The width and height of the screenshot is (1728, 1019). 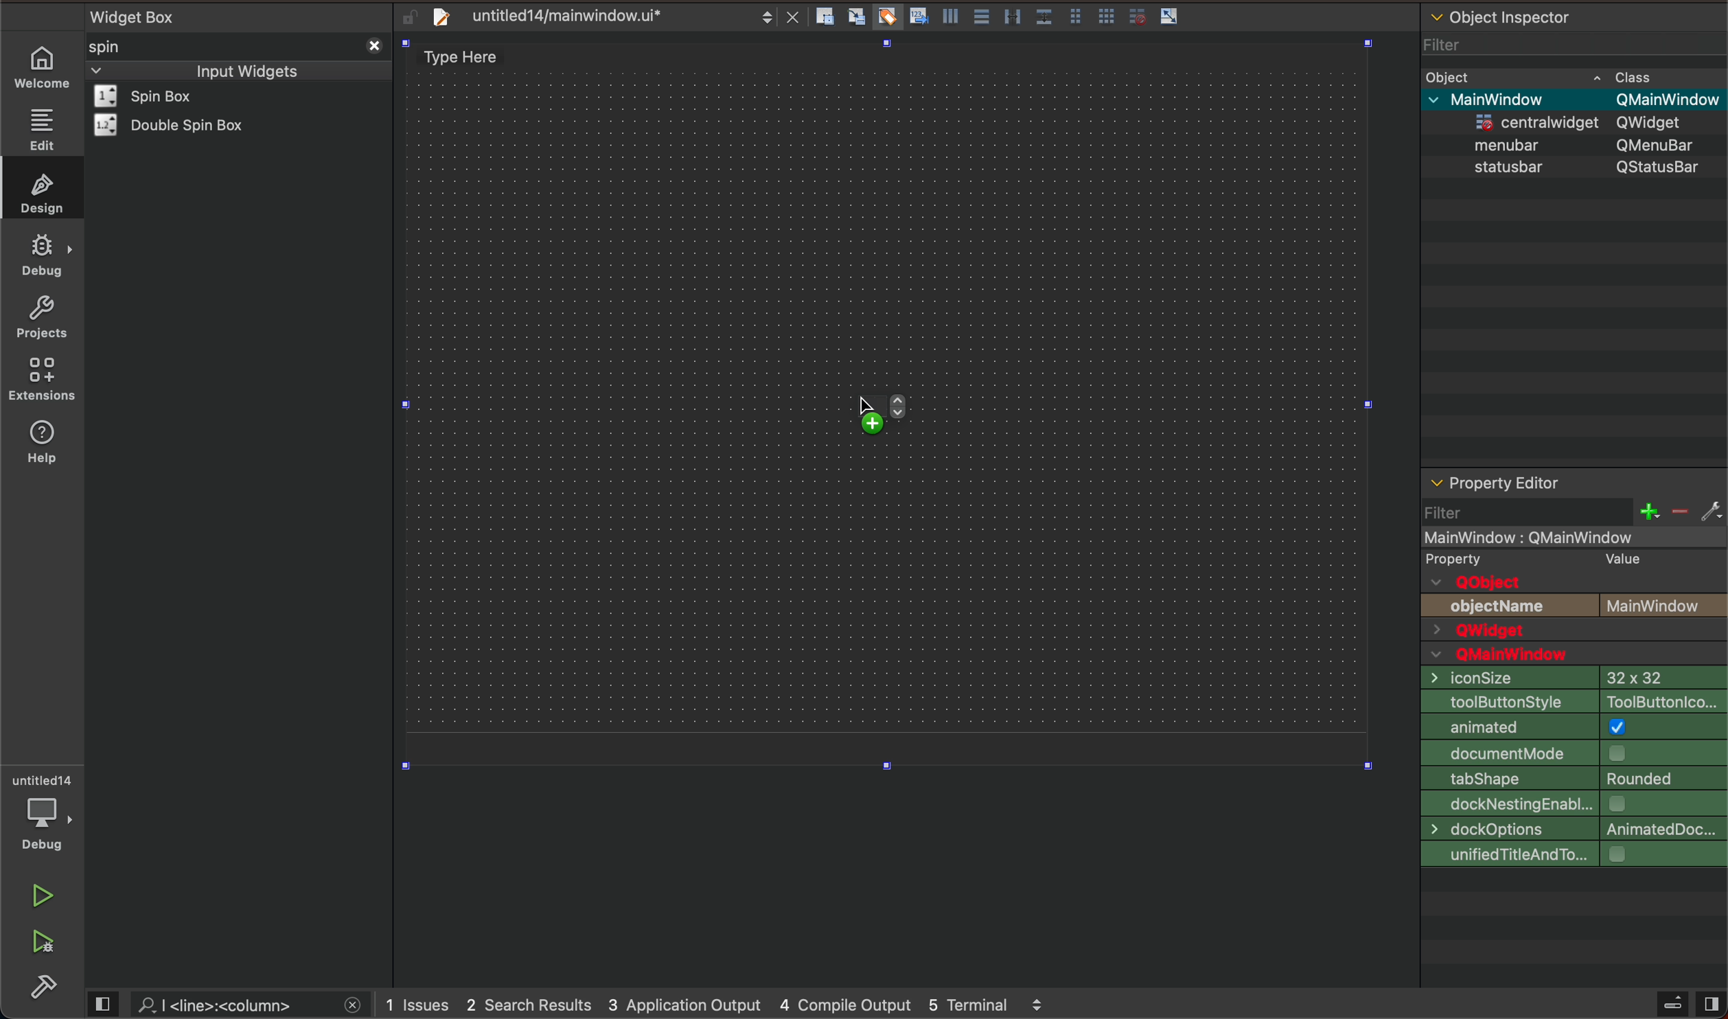 I want to click on close, so click(x=372, y=44).